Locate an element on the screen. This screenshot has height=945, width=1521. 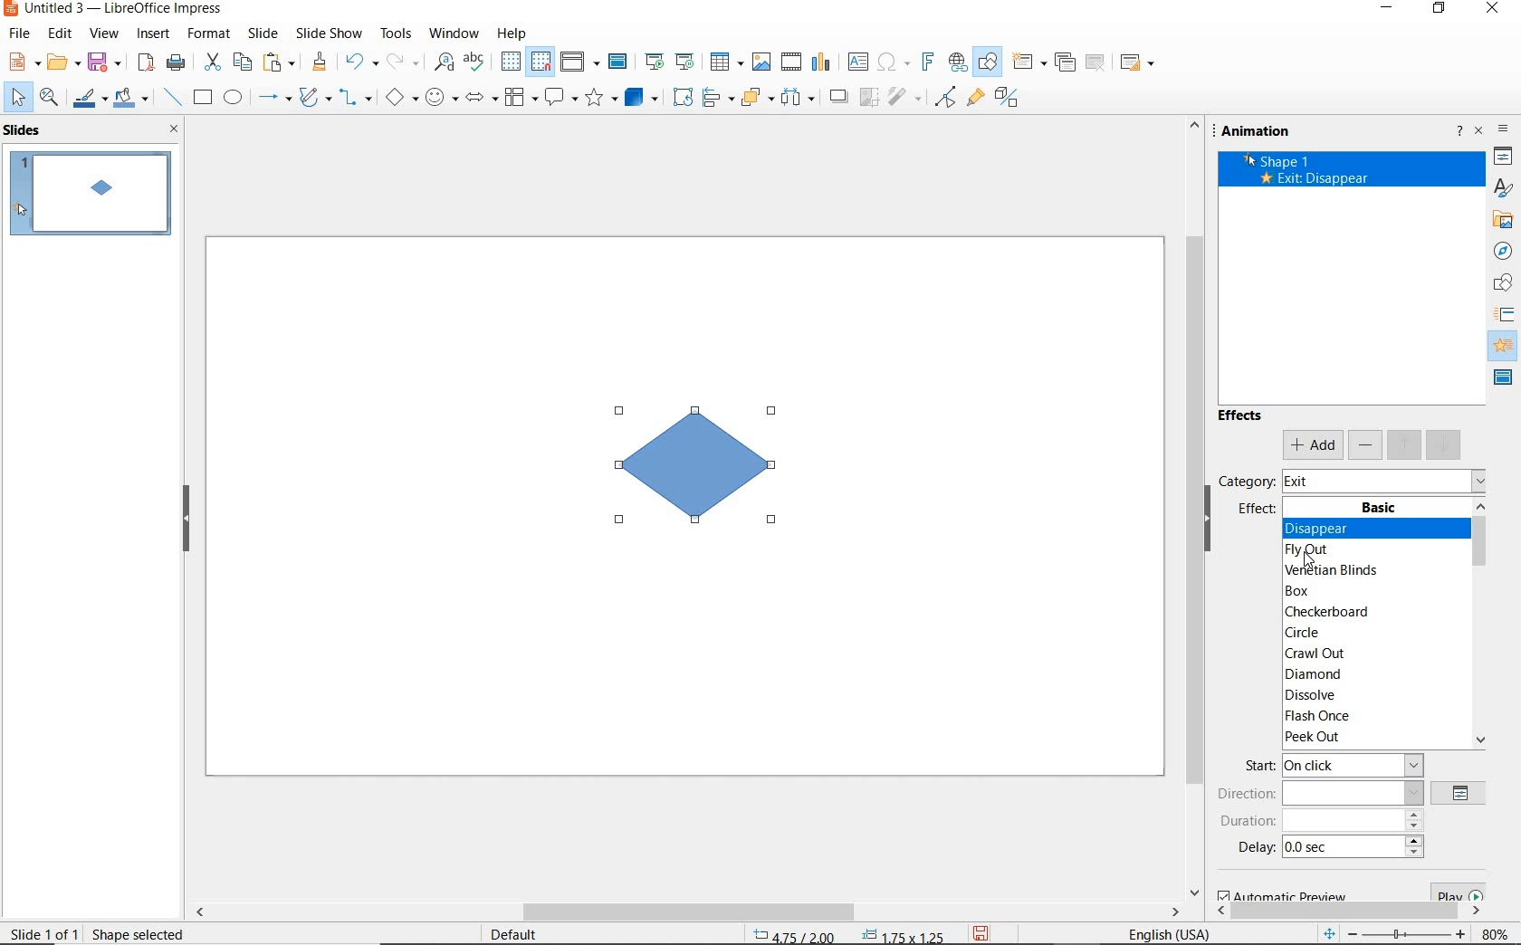
3d objects is located at coordinates (641, 97).